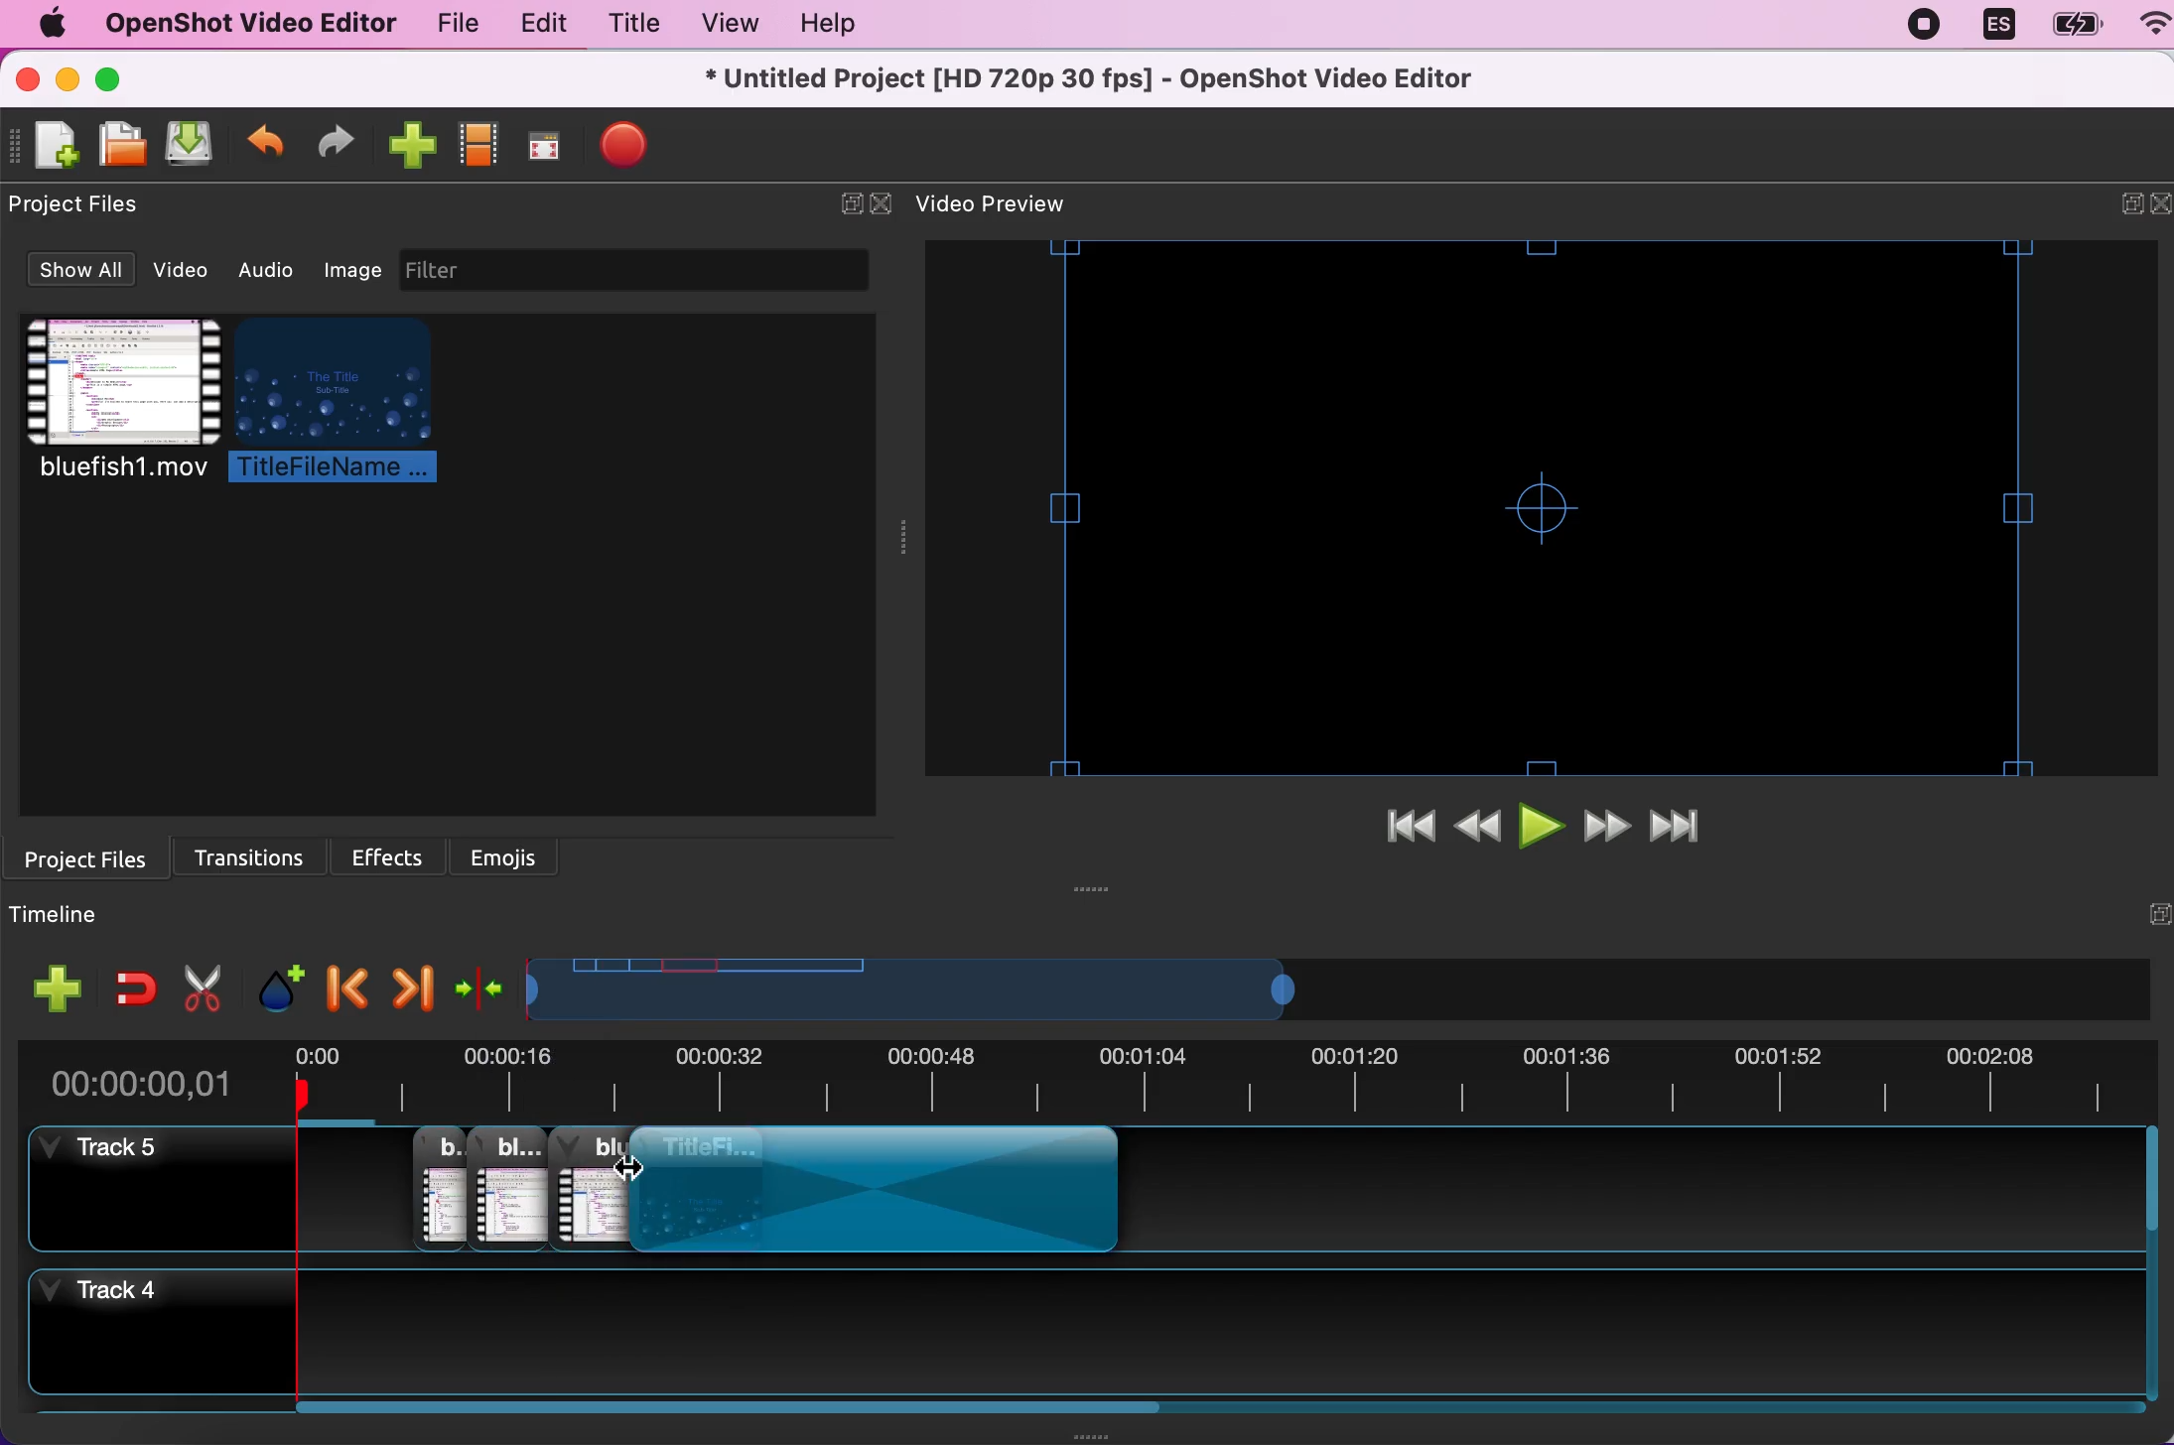  What do you see at coordinates (60, 988) in the screenshot?
I see `add track` at bounding box center [60, 988].